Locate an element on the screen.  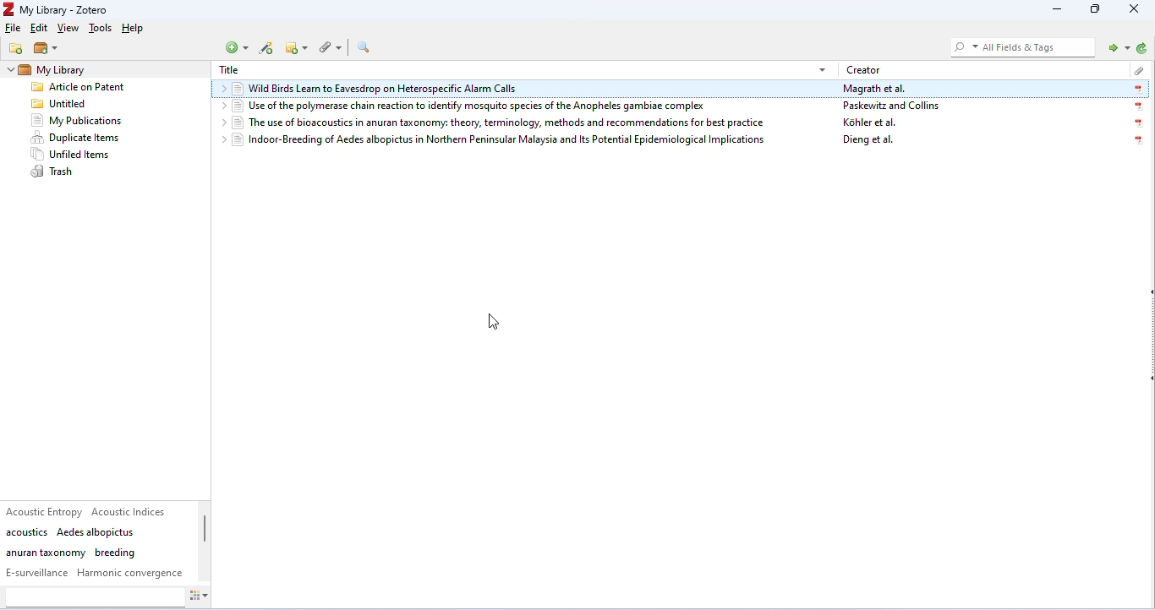
drop down is located at coordinates (220, 106).